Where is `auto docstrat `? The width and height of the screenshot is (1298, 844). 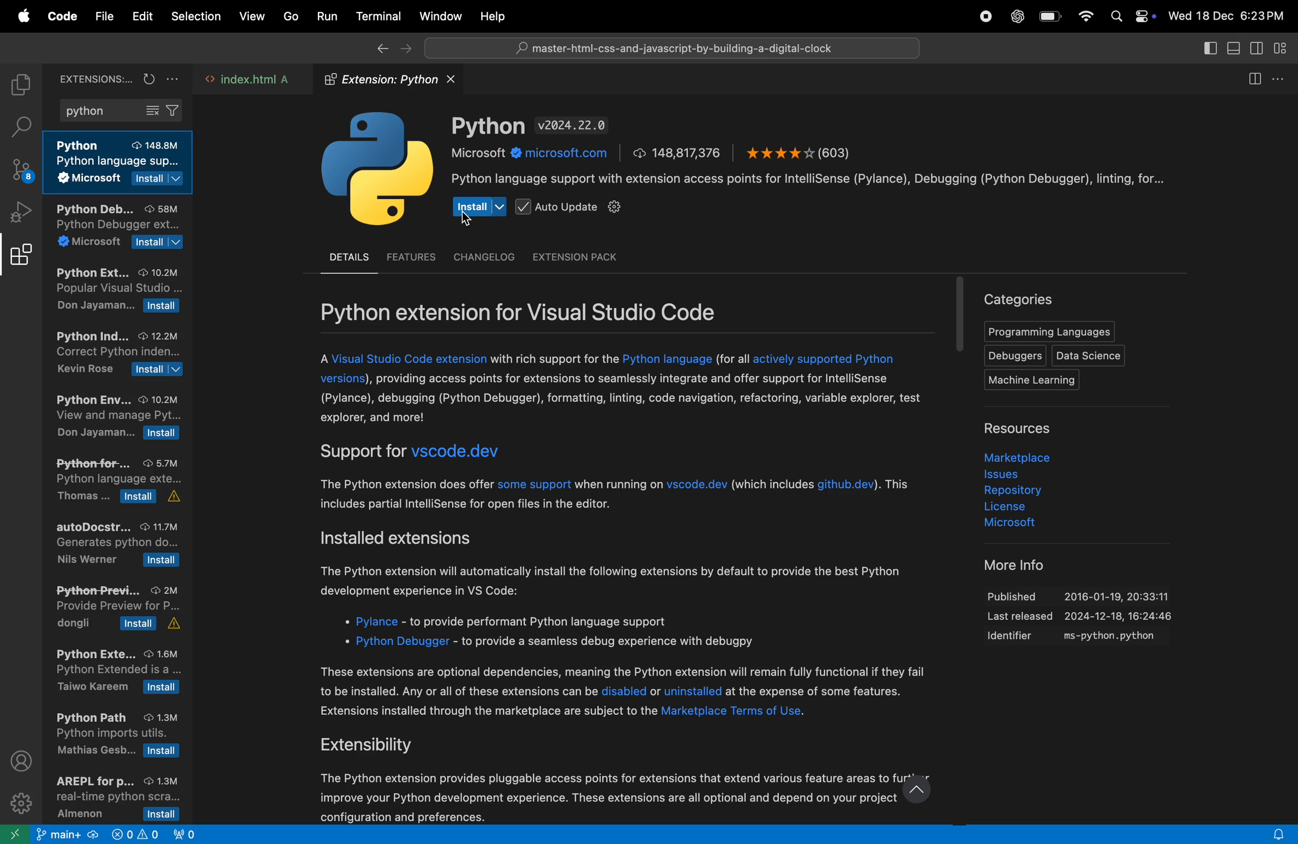 auto docstrat  is located at coordinates (118, 544).